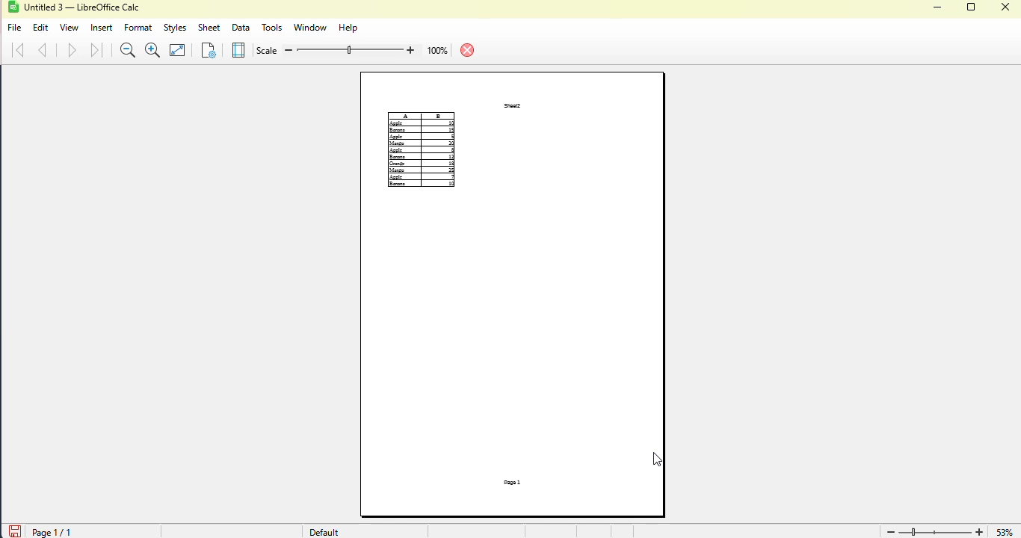 This screenshot has height=538, width=1021. What do you see at coordinates (320, 531) in the screenshot?
I see `Default` at bounding box center [320, 531].